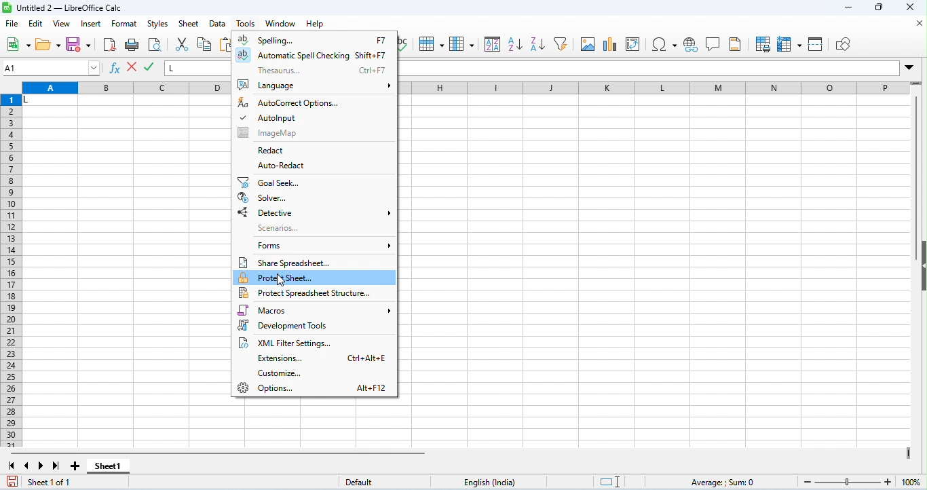 The height and width of the screenshot is (490, 927). I want to click on sheet 1, so click(107, 466).